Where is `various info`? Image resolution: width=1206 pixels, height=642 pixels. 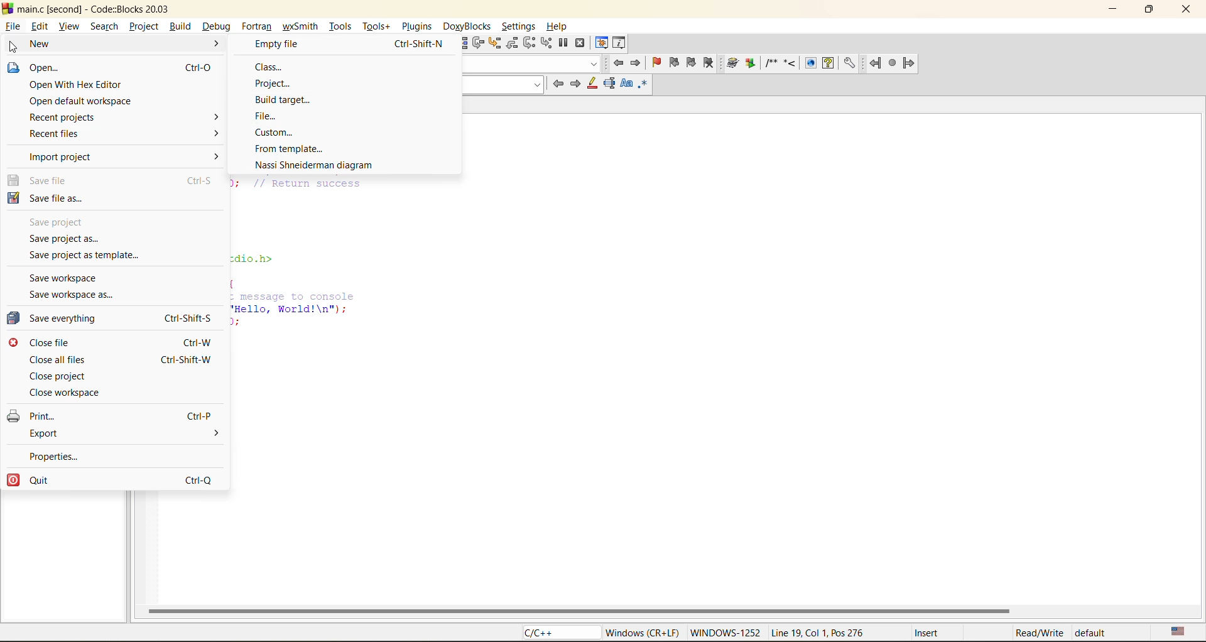
various info is located at coordinates (617, 43).